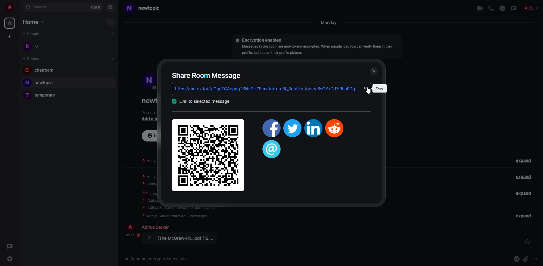 The width and height of the screenshot is (543, 266). What do you see at coordinates (316, 50) in the screenshot?
I see `Messages in this room are end-to-end encrypted. When people join, you can verify them In their
profile, just tap on their profile picture.` at bounding box center [316, 50].